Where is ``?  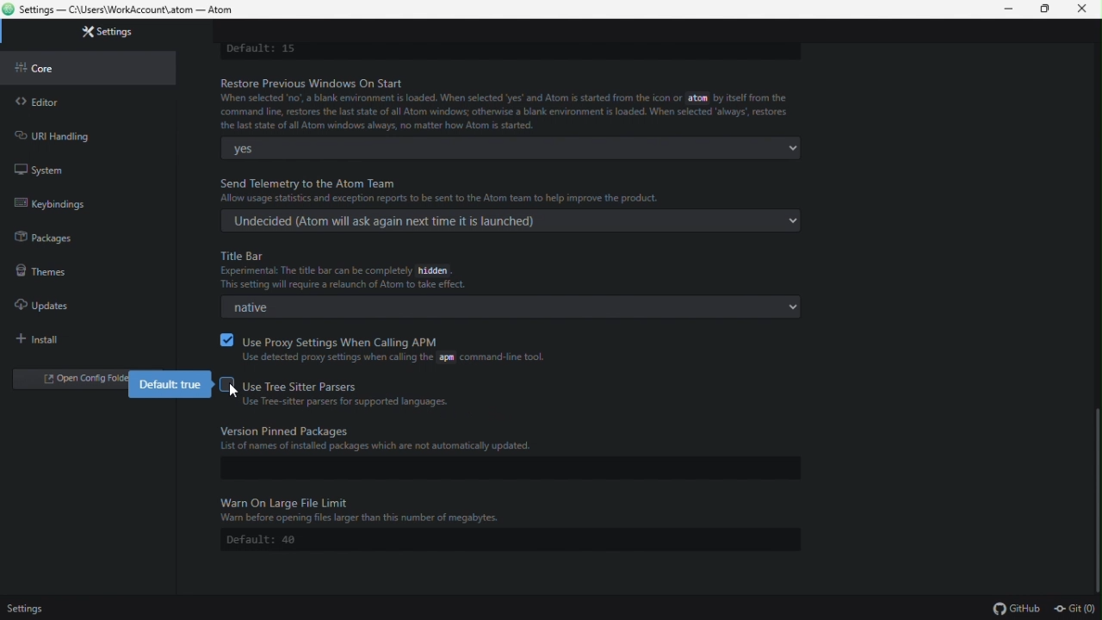  is located at coordinates (233, 391).